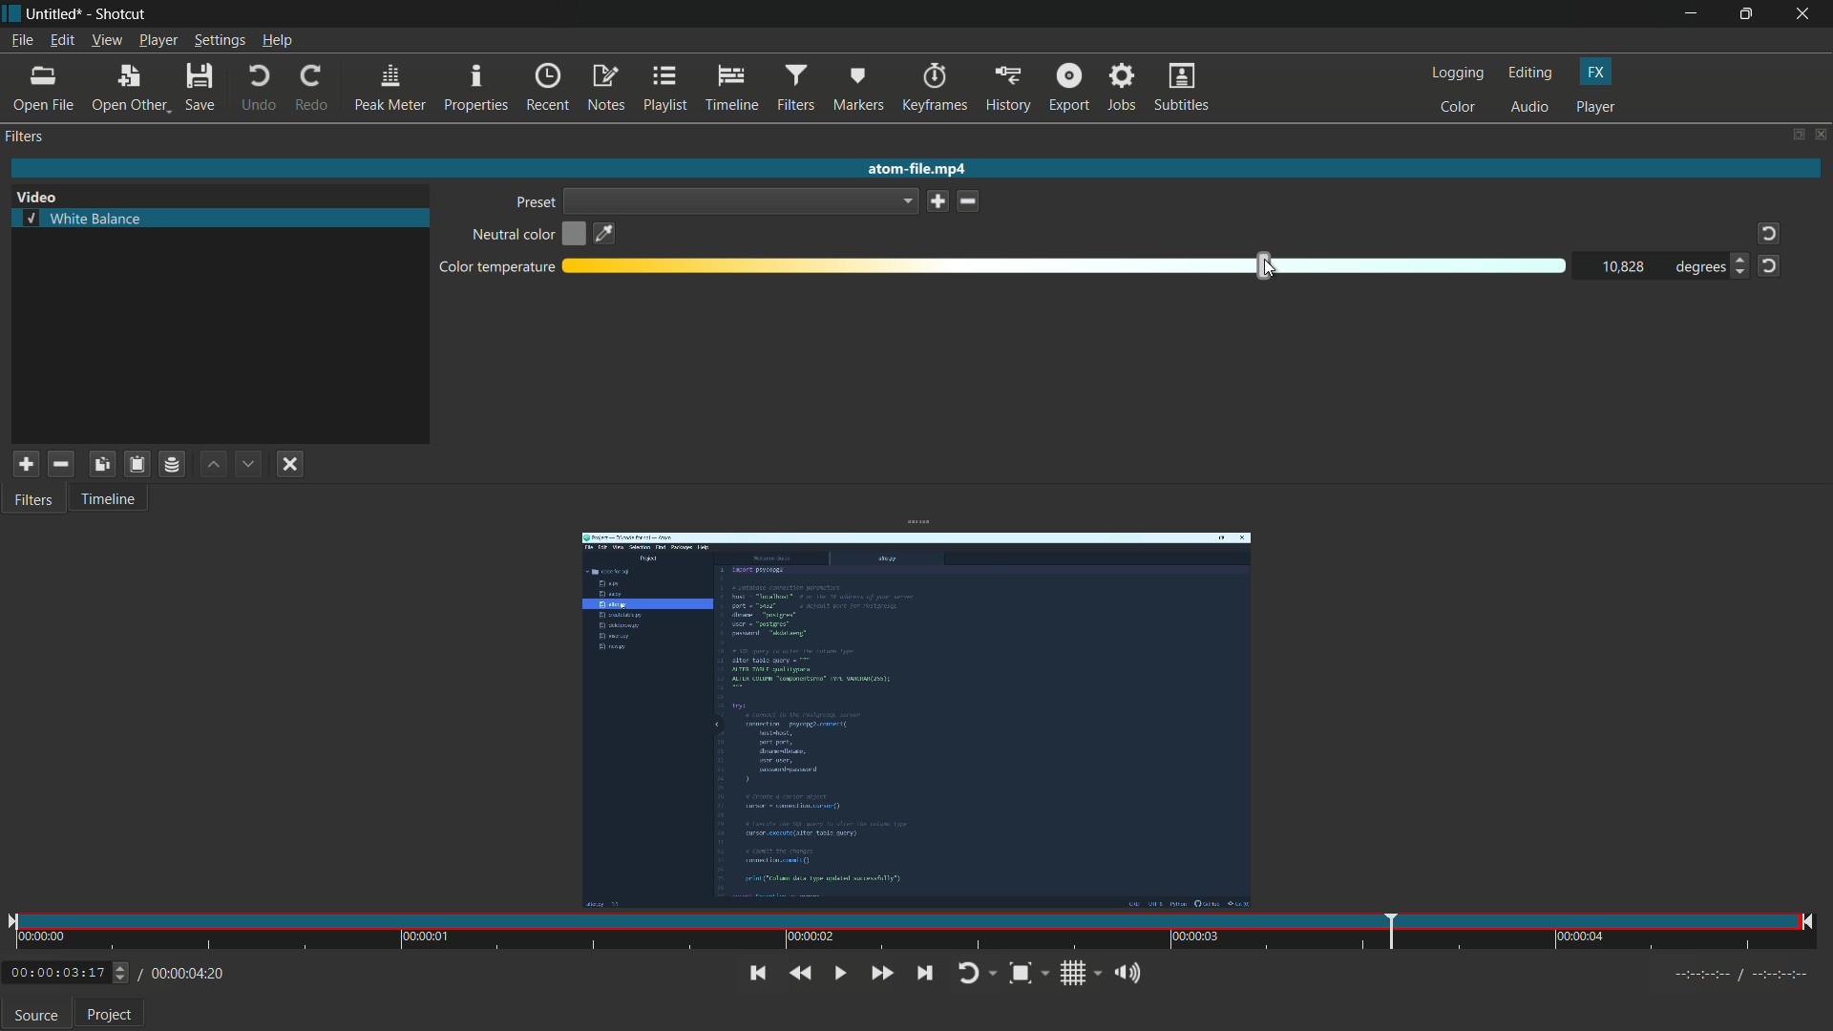 The image size is (1833, 1031). I want to click on 10828, so click(1624, 267).